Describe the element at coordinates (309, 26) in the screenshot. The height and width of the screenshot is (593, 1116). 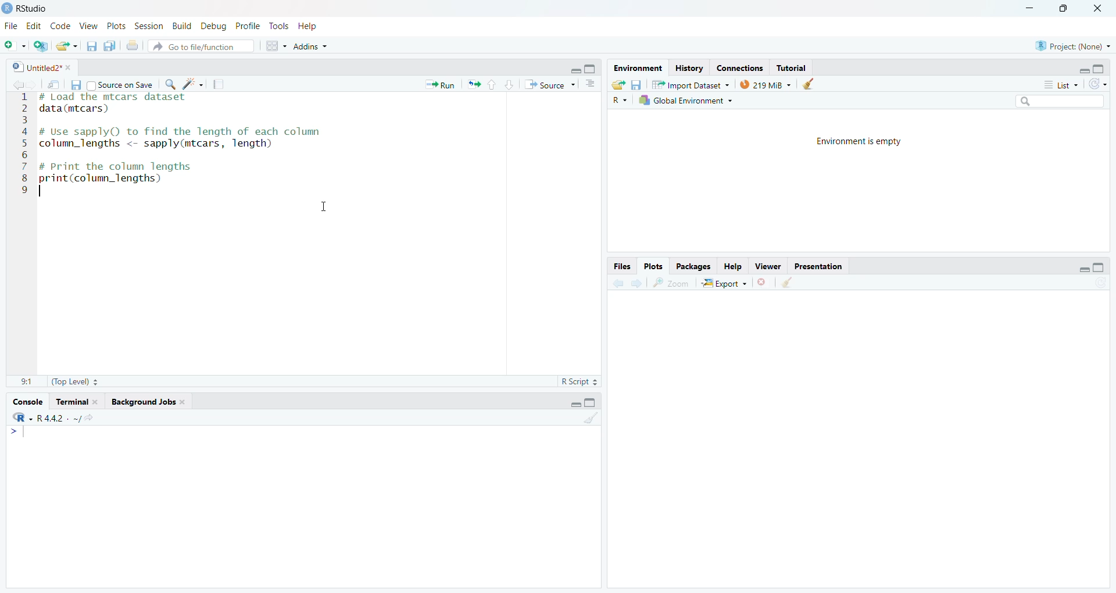
I see `Help` at that location.